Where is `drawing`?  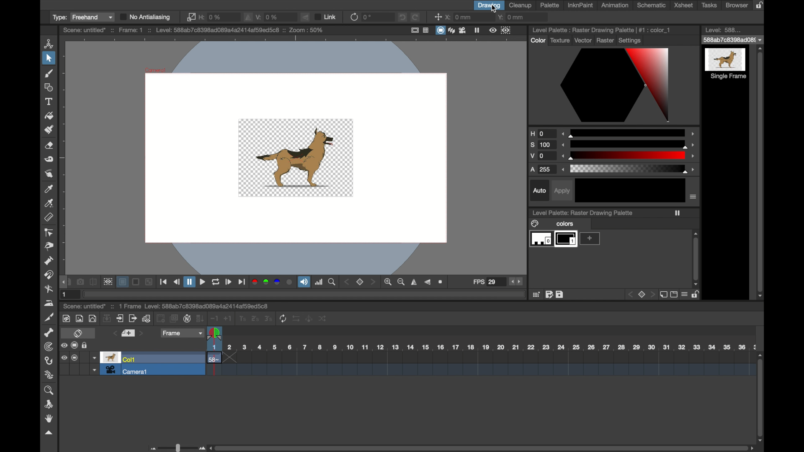 drawing is located at coordinates (489, 5).